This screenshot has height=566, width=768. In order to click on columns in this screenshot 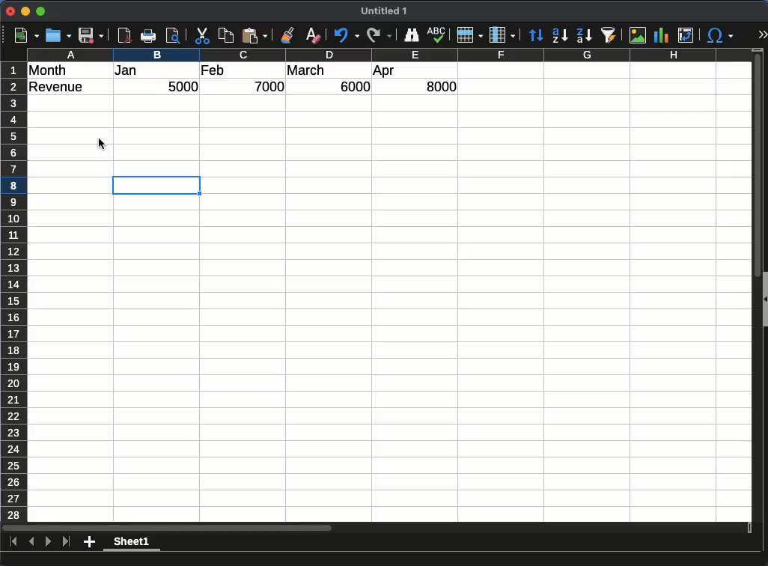, I will do `click(389, 55)`.